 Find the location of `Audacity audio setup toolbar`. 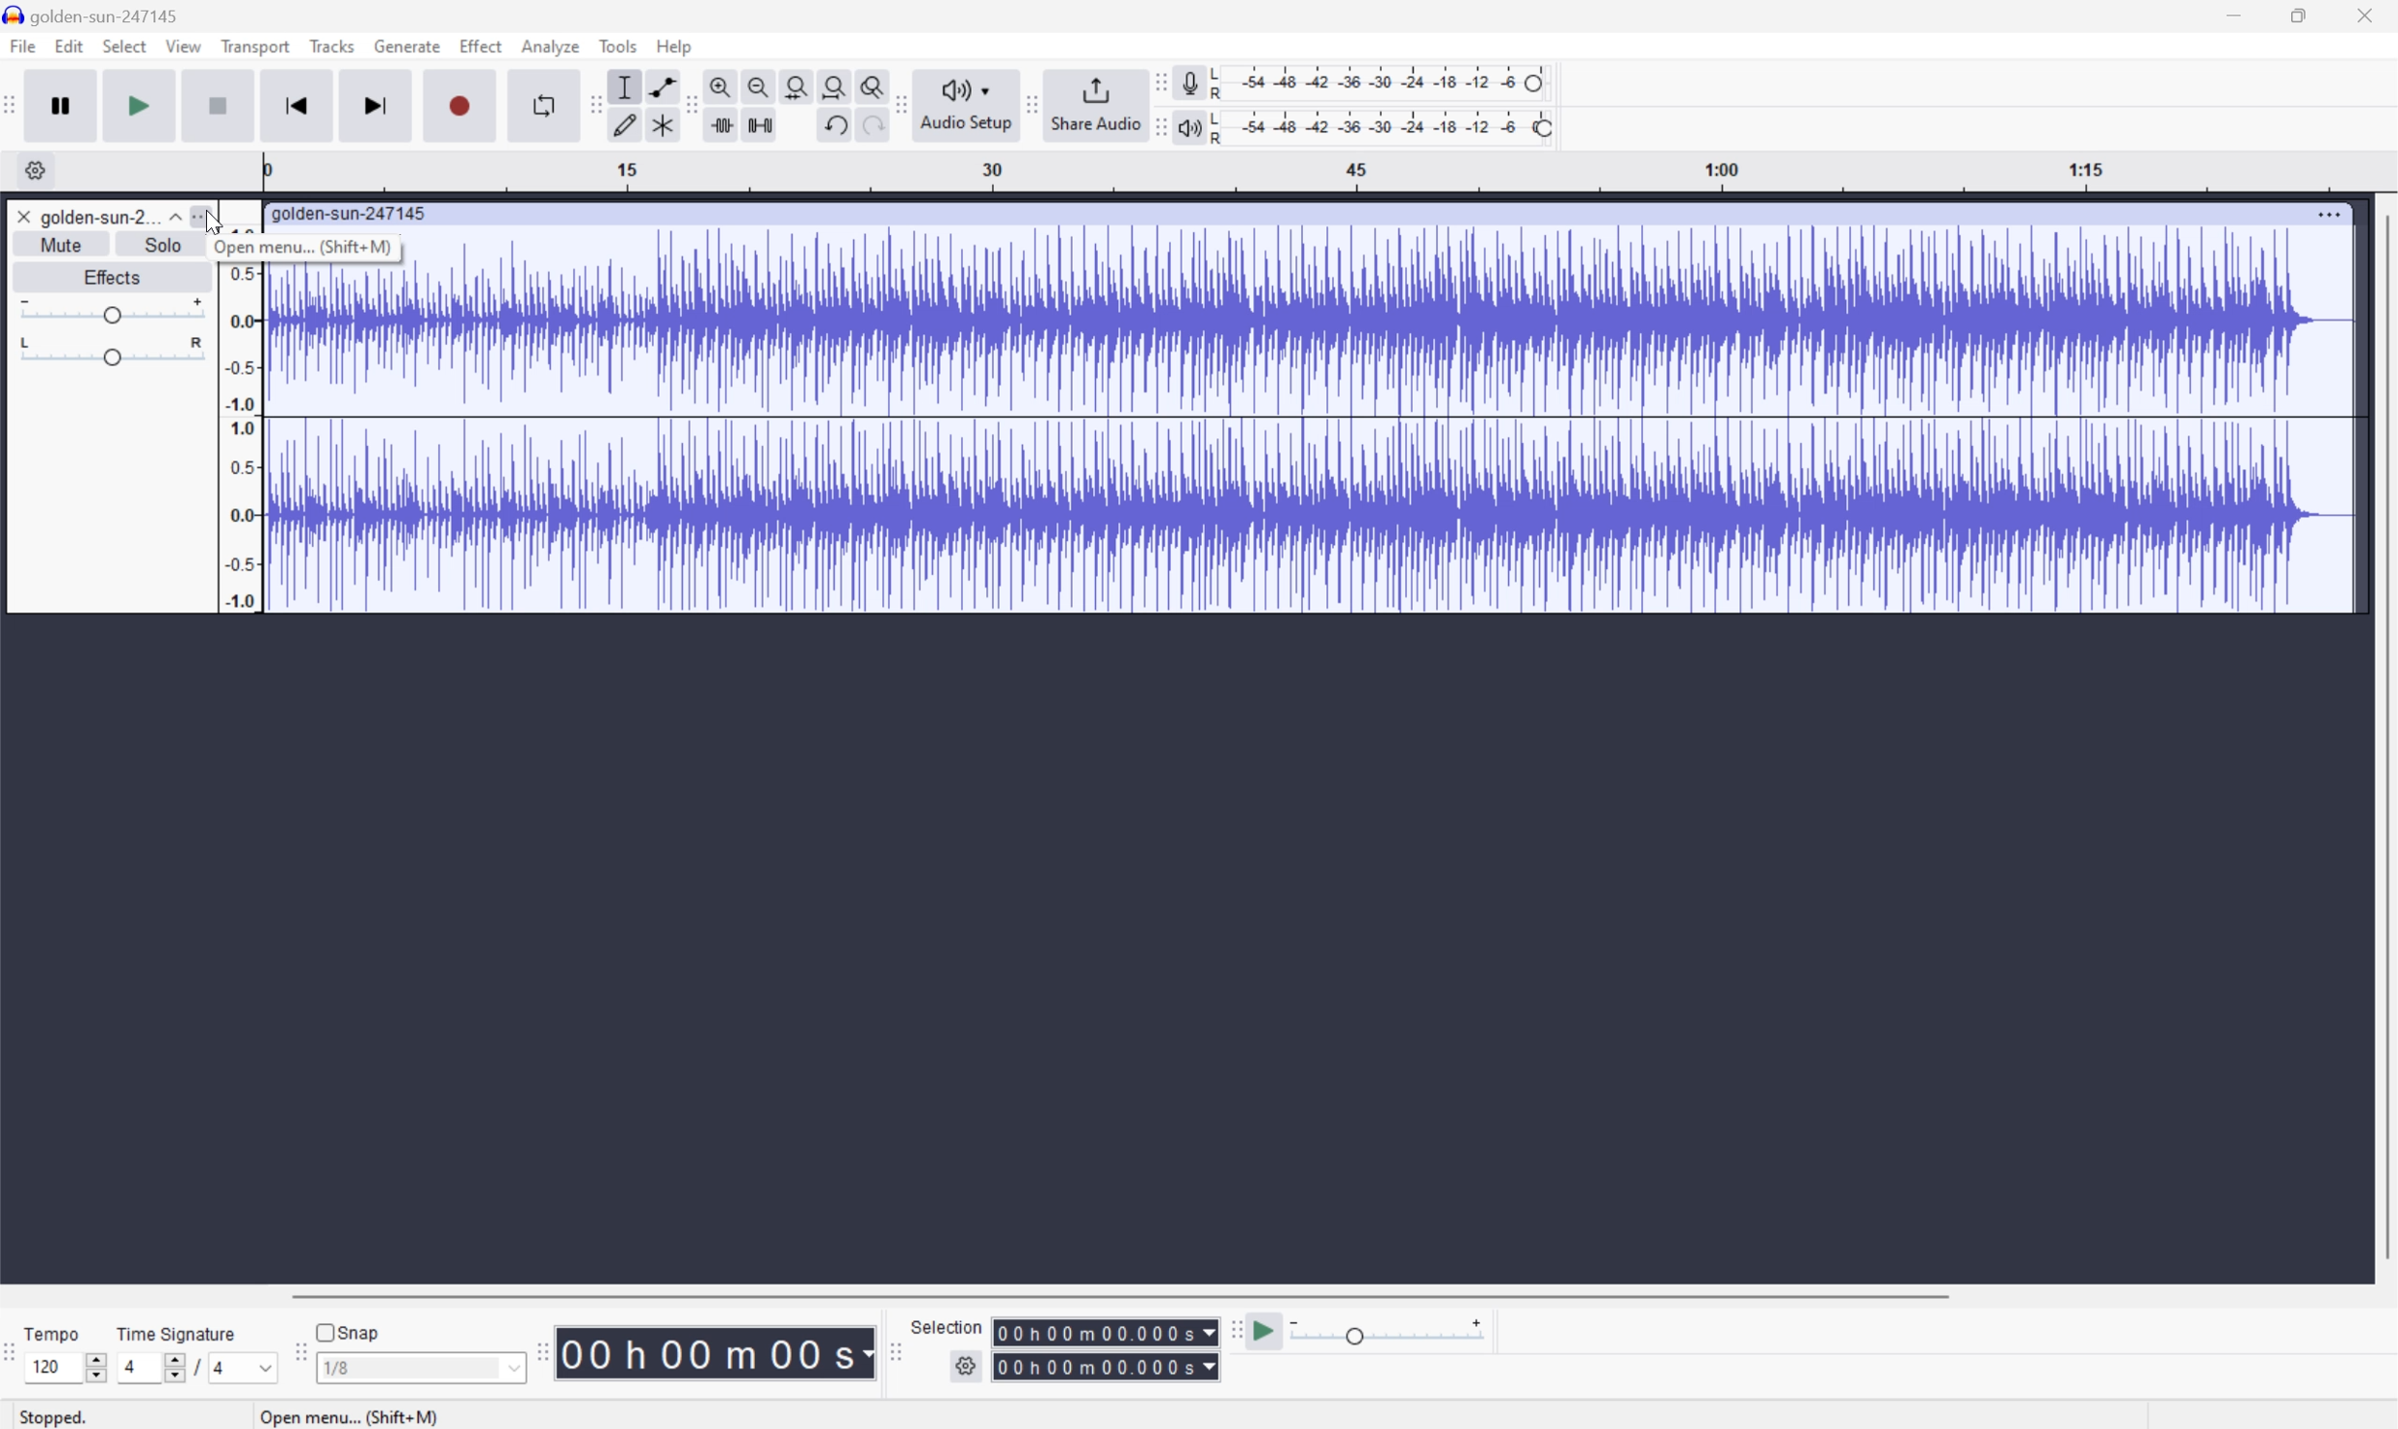

Audacity audio setup toolbar is located at coordinates (898, 103).